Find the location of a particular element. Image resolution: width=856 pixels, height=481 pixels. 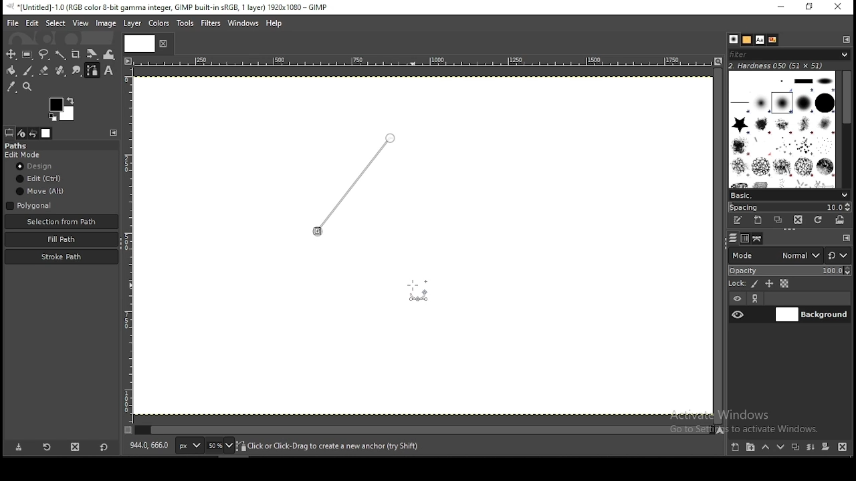

layer modes is located at coordinates (775, 255).